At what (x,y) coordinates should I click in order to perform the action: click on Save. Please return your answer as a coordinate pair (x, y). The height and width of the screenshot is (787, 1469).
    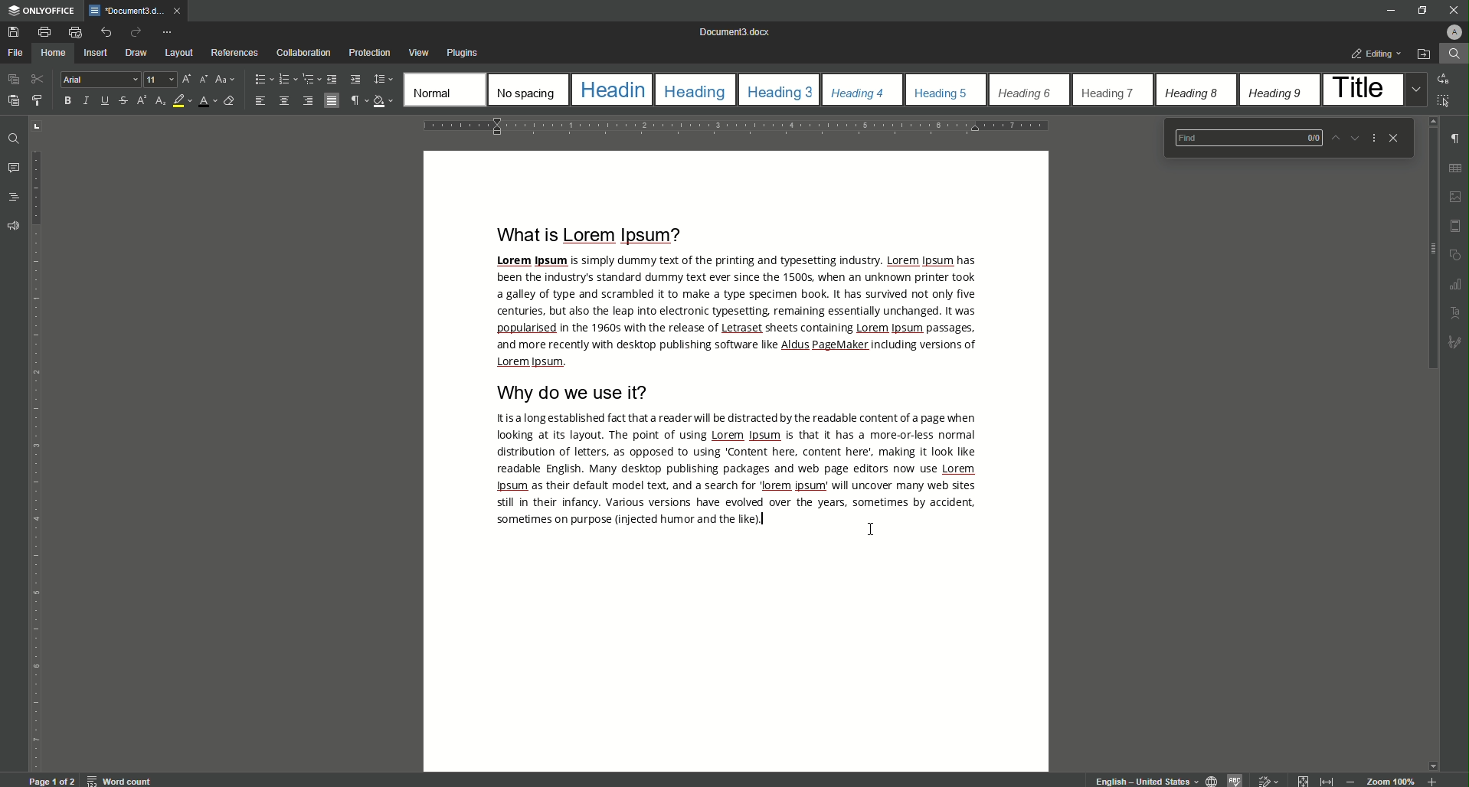
    Looking at the image, I should click on (15, 31).